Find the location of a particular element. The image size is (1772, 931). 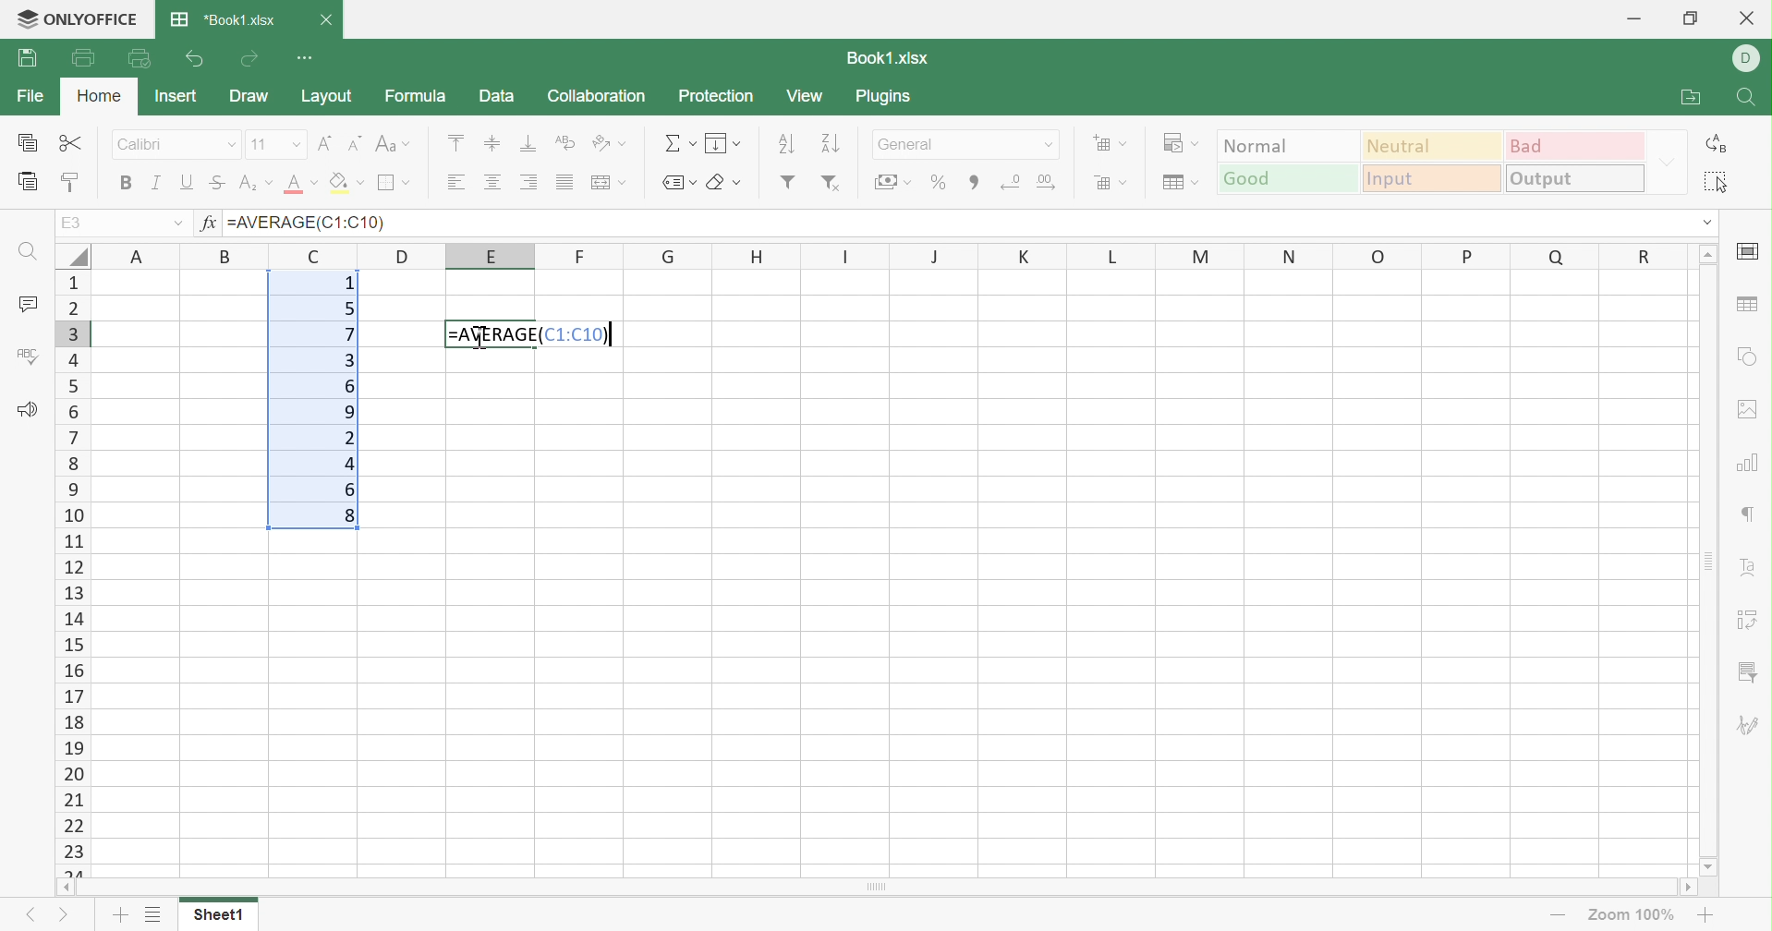

Decrease decimals is located at coordinates (1013, 180).